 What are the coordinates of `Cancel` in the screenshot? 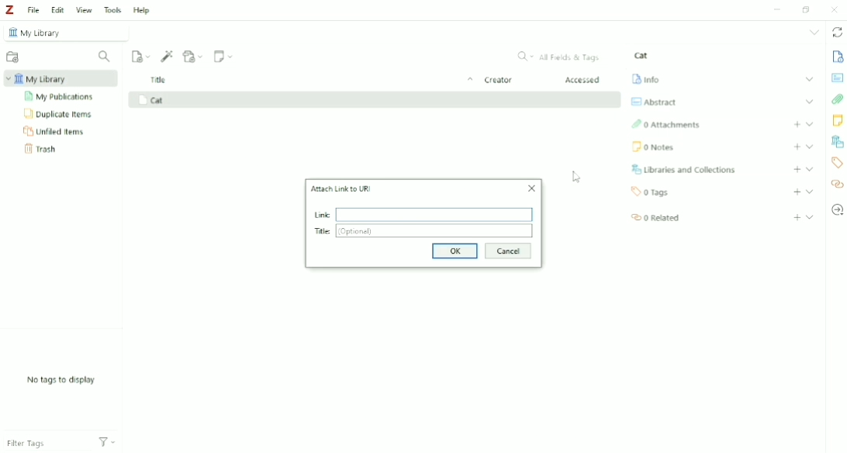 It's located at (507, 251).